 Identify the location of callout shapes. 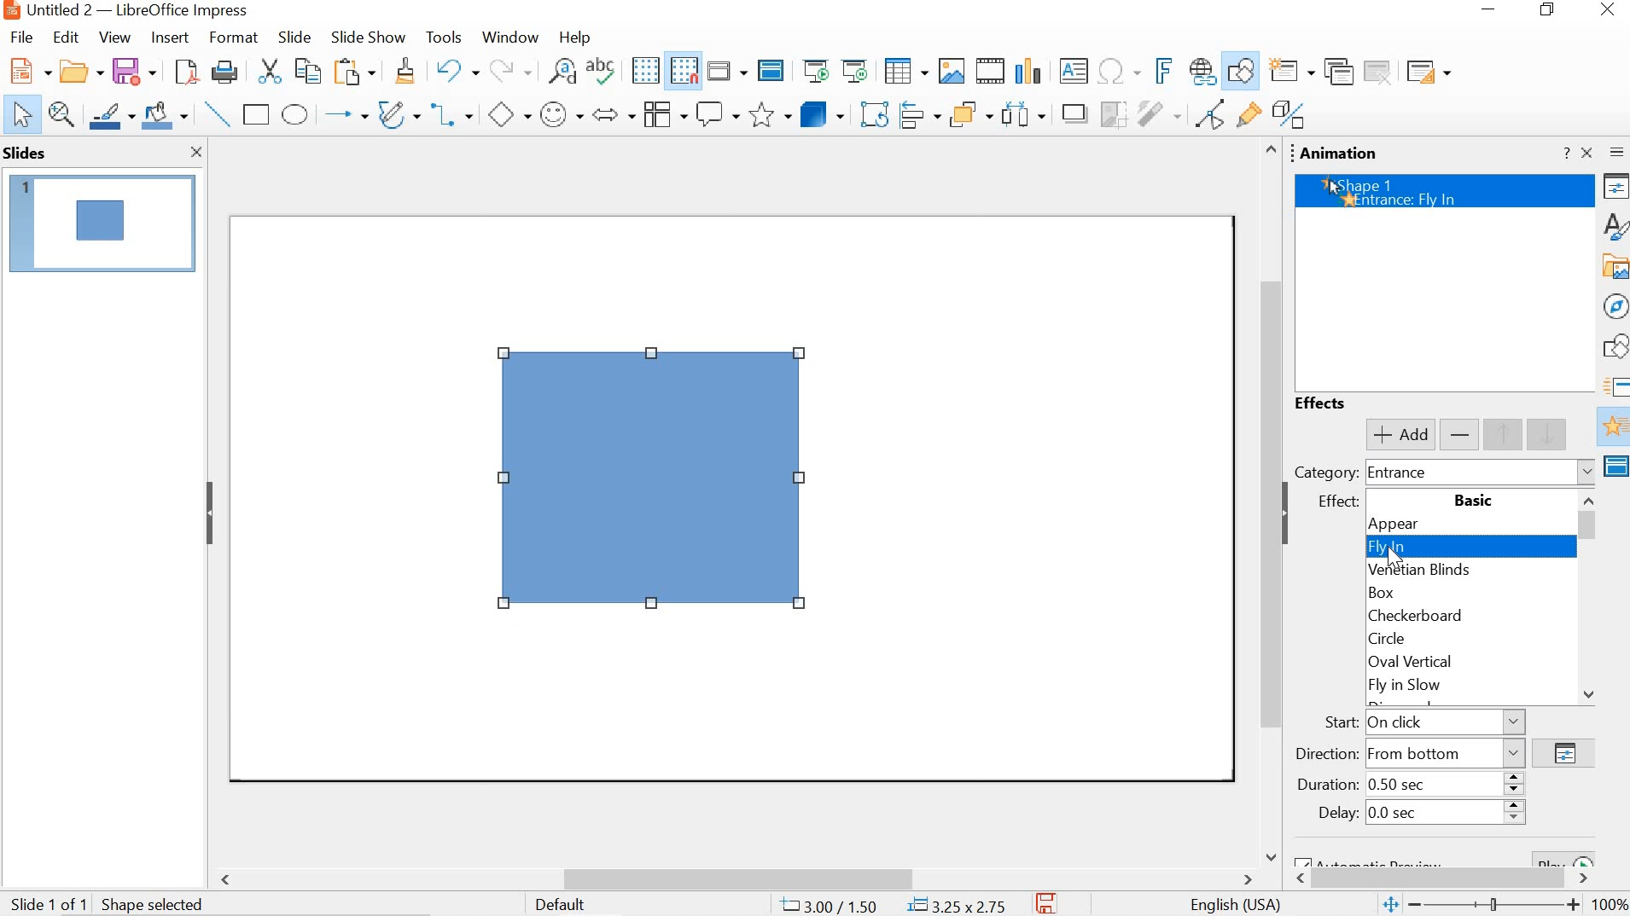
(717, 113).